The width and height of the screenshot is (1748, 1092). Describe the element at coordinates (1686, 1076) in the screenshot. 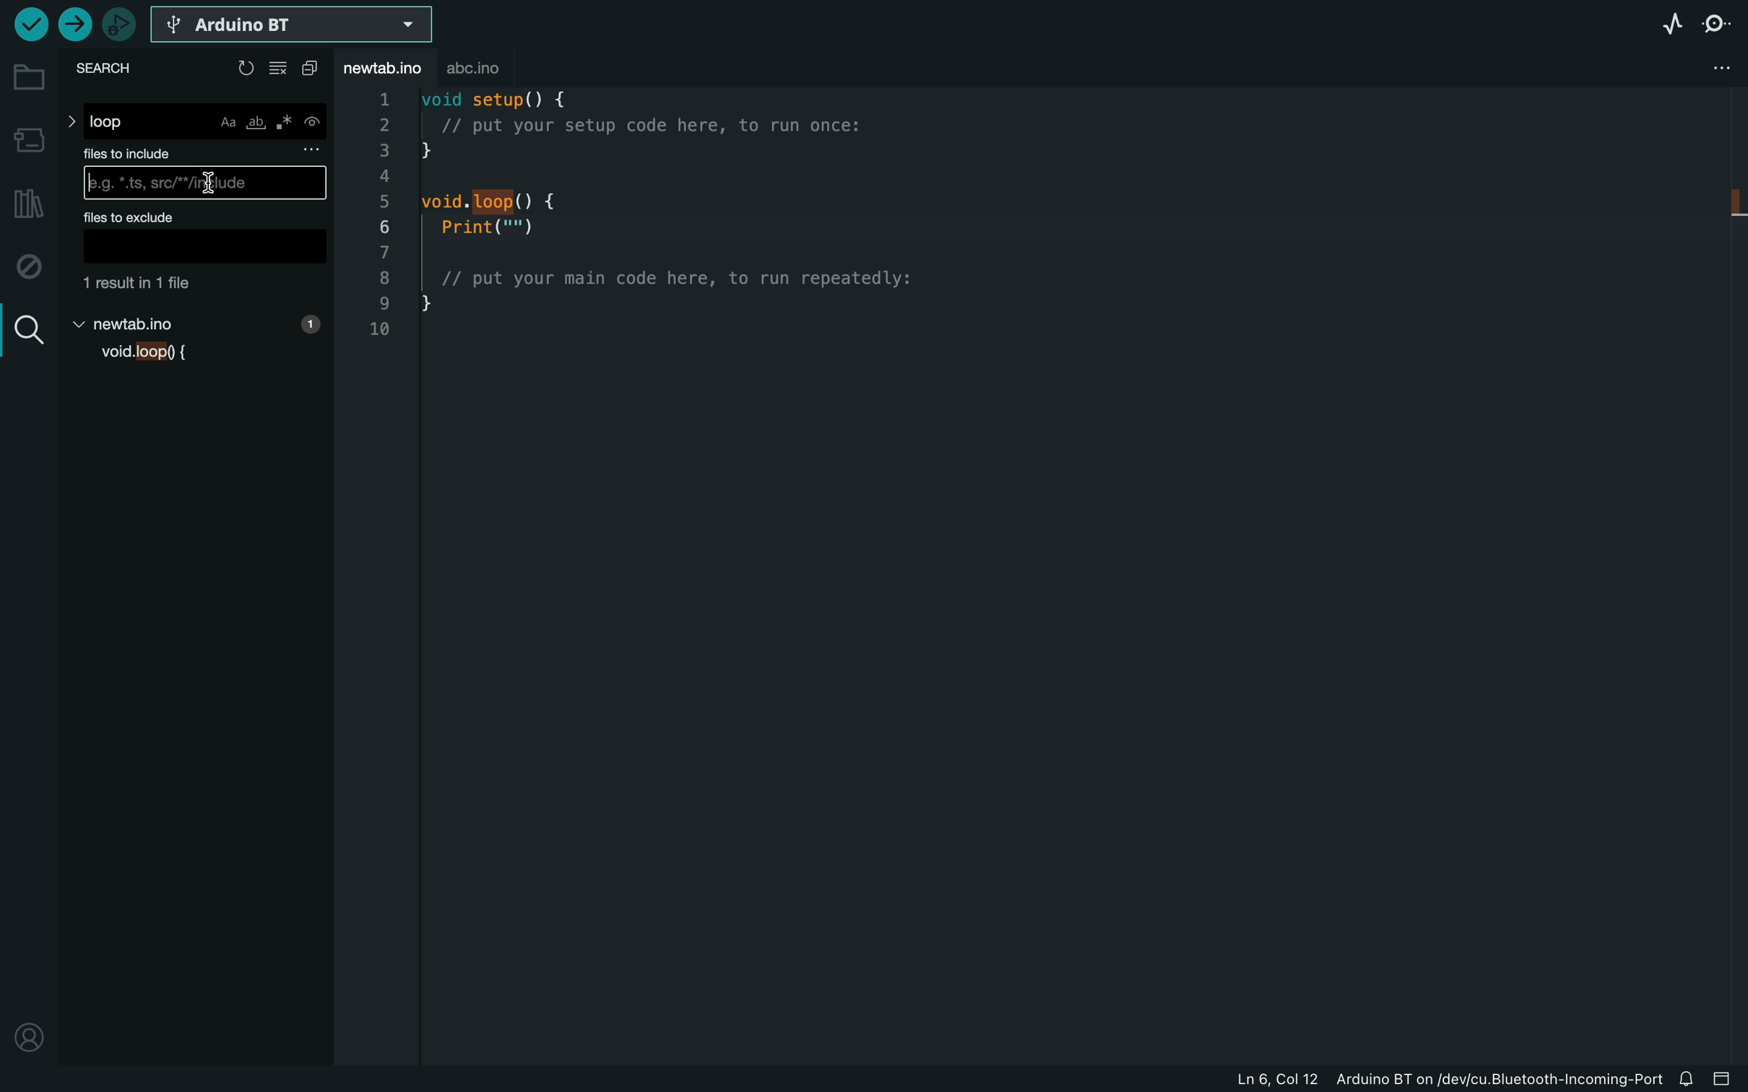

I see `notification` at that location.